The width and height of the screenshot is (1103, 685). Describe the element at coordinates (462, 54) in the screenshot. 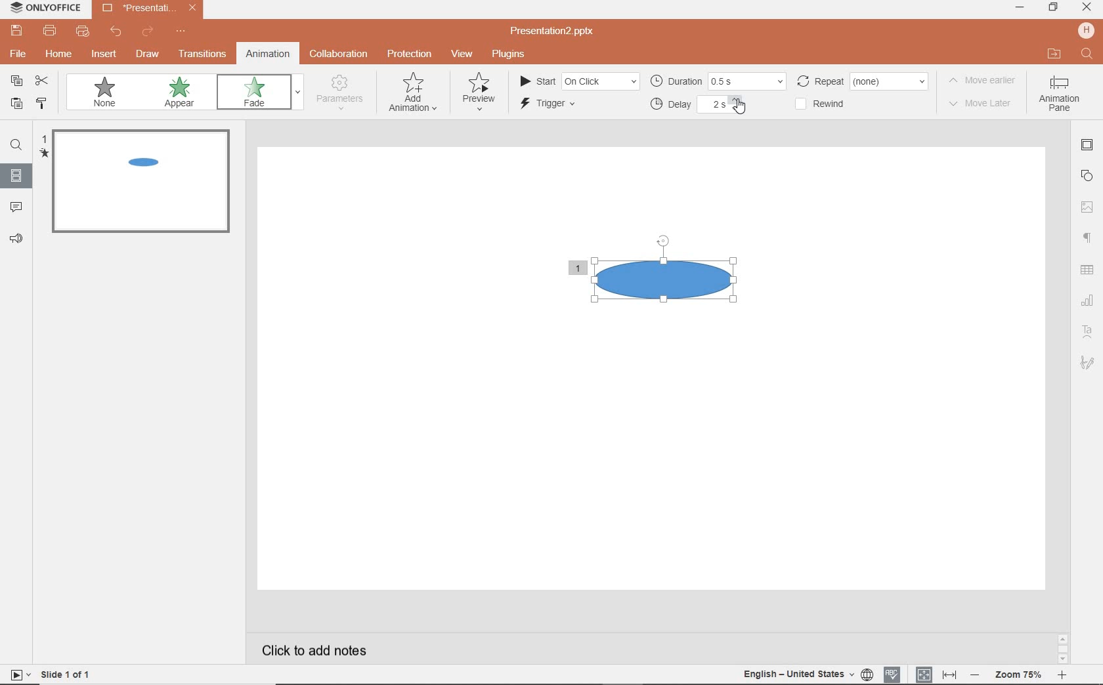

I see `view` at that location.